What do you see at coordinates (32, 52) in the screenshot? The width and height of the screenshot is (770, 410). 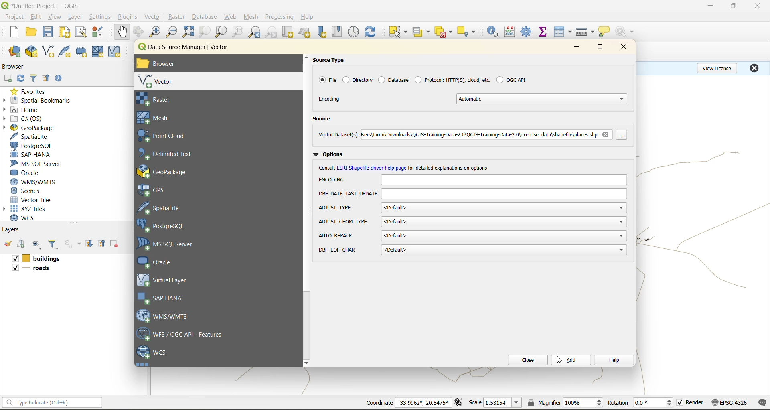 I see `new geopackage layer` at bounding box center [32, 52].